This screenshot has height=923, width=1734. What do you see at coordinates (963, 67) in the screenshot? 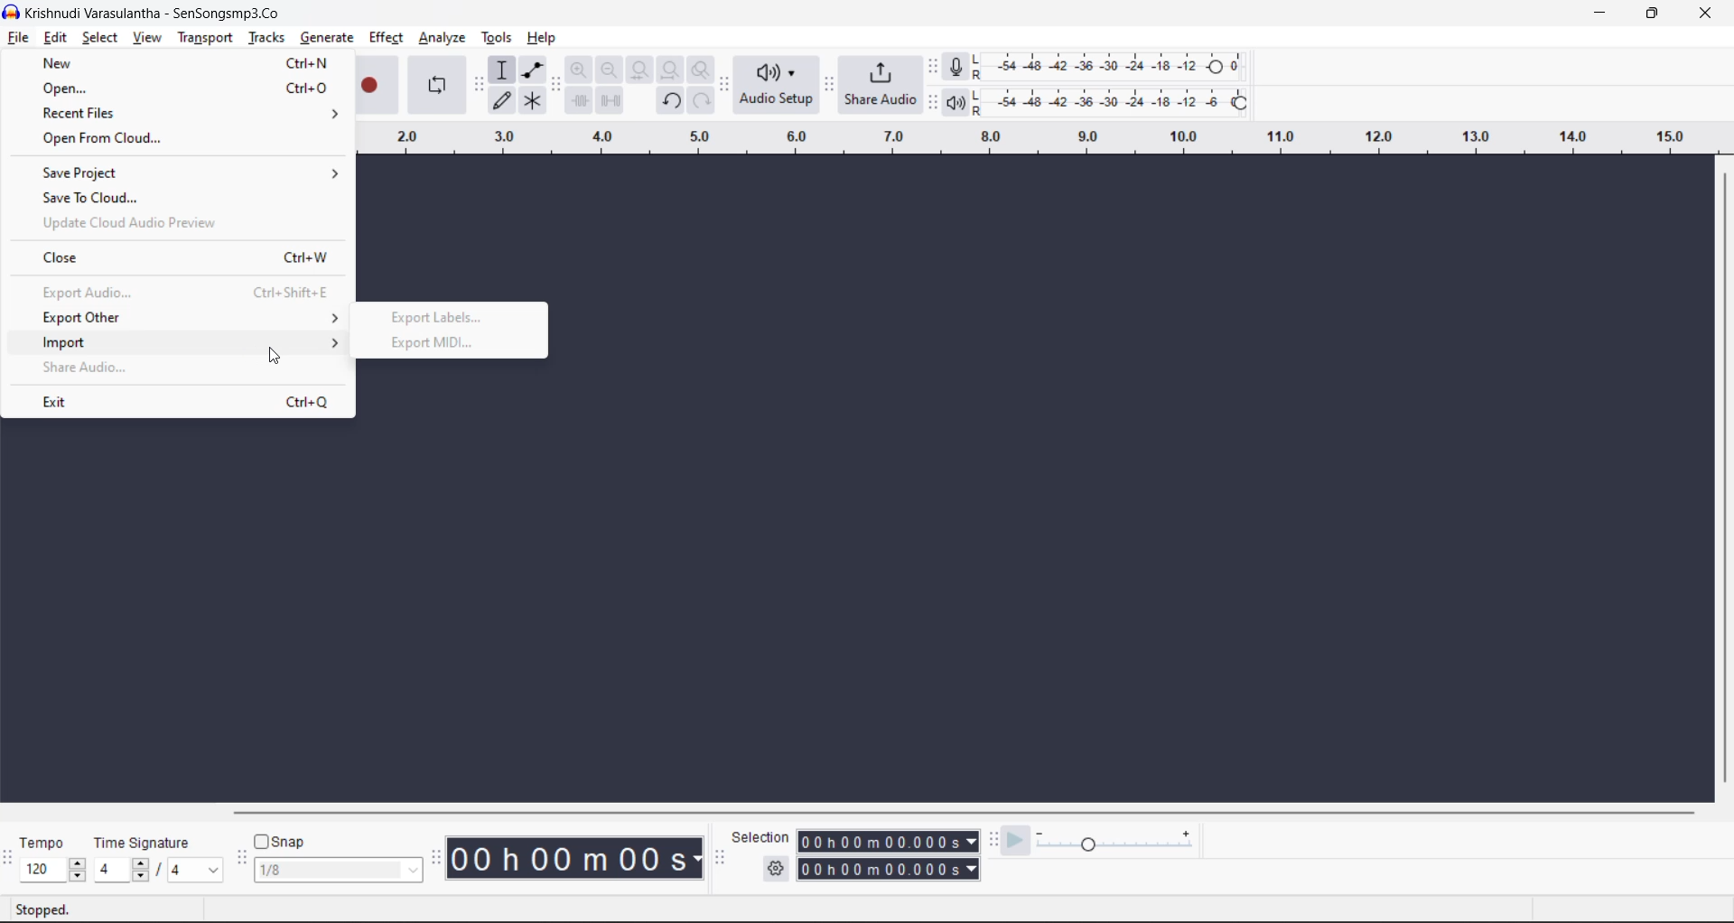
I see `record meter` at bounding box center [963, 67].